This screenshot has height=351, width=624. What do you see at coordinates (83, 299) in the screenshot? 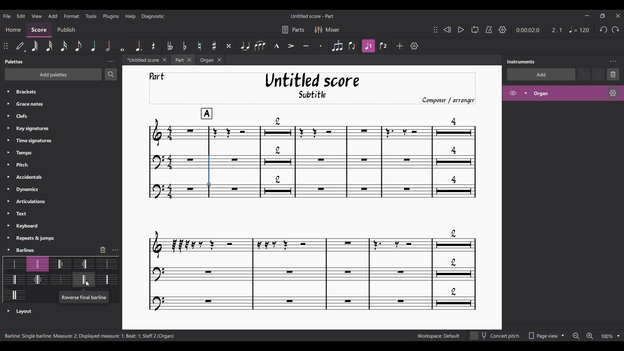
I see `Description of selected barline` at bounding box center [83, 299].